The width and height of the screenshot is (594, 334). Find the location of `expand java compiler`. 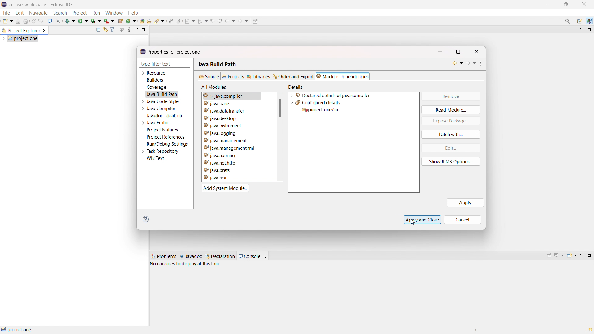

expand java compiler is located at coordinates (143, 109).